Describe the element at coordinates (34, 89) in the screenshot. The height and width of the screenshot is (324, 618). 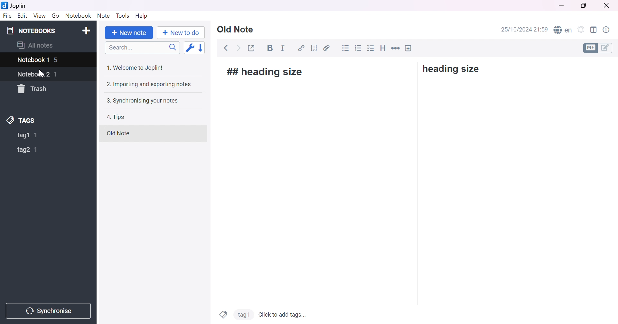
I see `Trash` at that location.